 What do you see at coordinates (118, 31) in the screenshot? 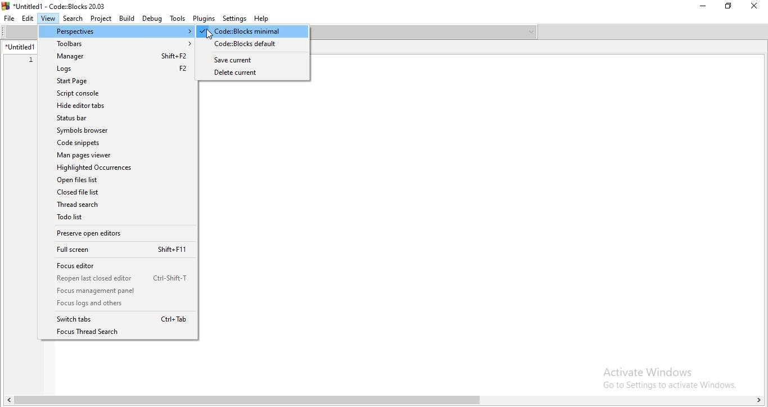
I see `Perspectives` at bounding box center [118, 31].